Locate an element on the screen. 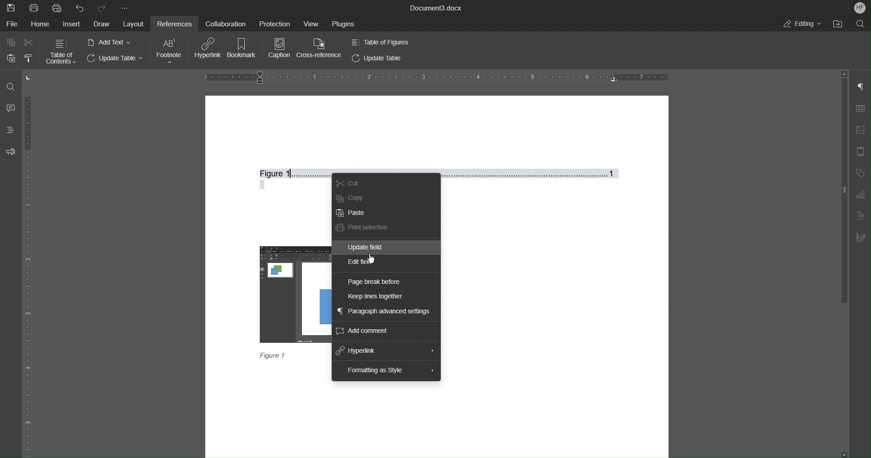  Table of Contents is located at coordinates (61, 51).